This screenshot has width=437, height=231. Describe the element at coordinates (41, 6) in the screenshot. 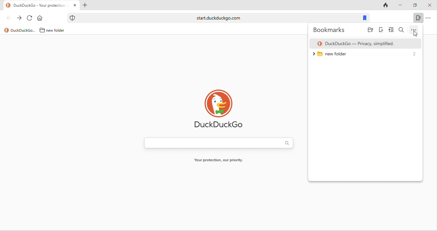

I see `DuckDuckGo - Your protection` at that location.